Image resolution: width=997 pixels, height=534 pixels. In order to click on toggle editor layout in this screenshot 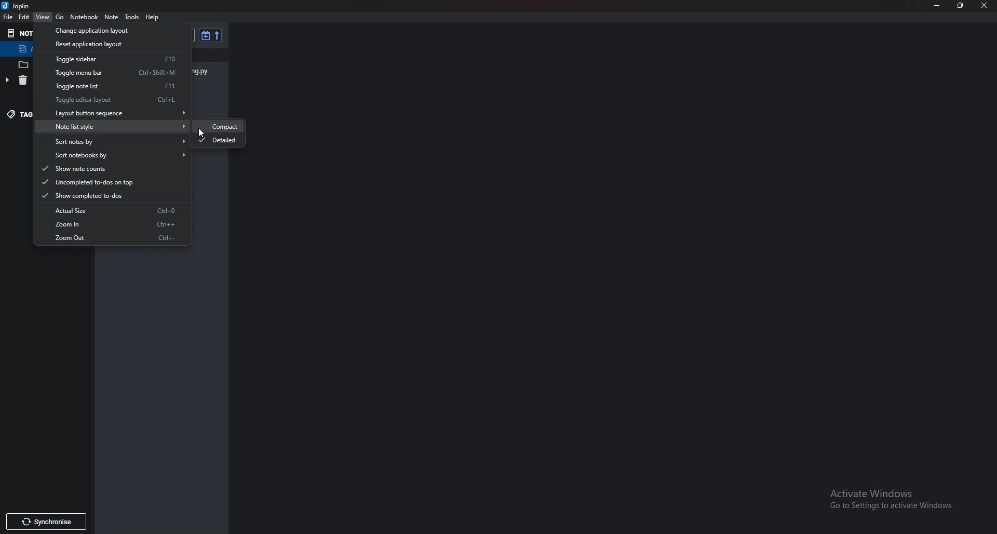, I will do `click(114, 100)`.